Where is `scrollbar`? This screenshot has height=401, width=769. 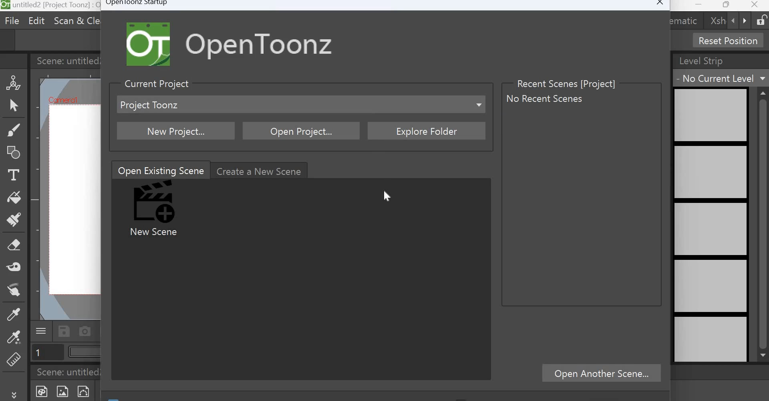
scrollbar is located at coordinates (764, 202).